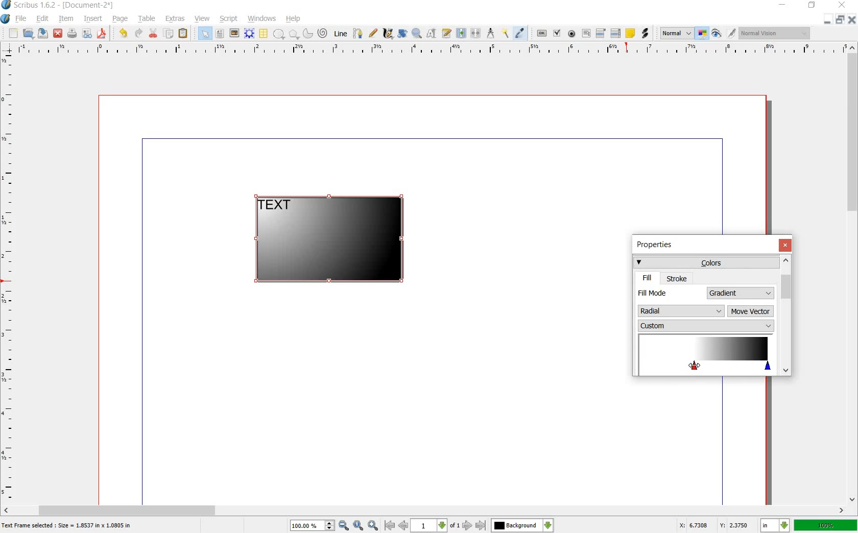 The width and height of the screenshot is (858, 533). Describe the element at coordinates (828, 20) in the screenshot. I see `minimize` at that location.